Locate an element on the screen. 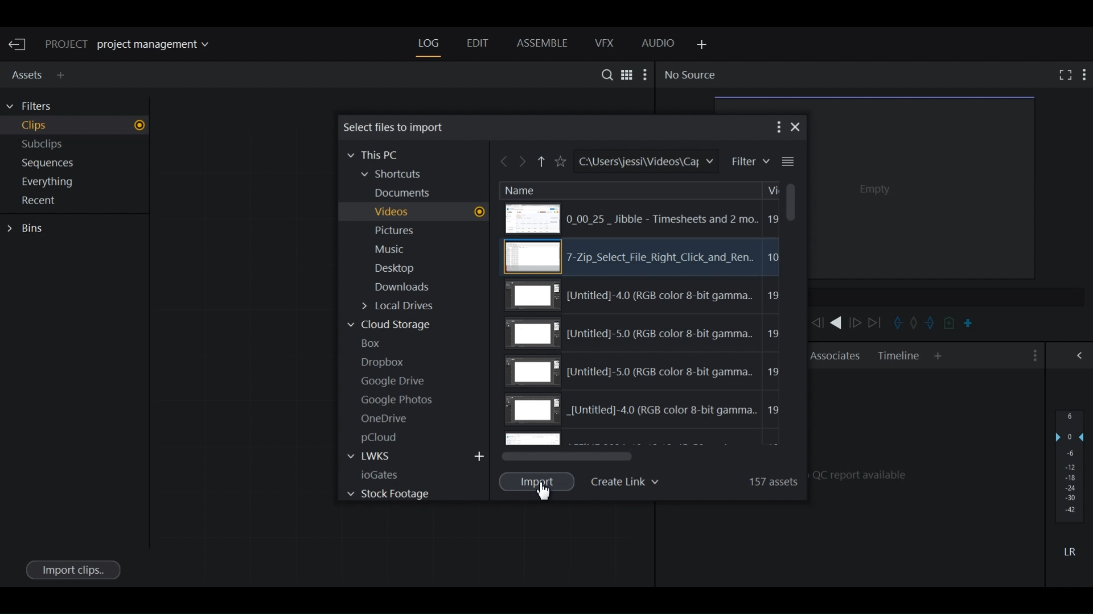 This screenshot has height=614, width=1093. Shortcuts is located at coordinates (398, 175).